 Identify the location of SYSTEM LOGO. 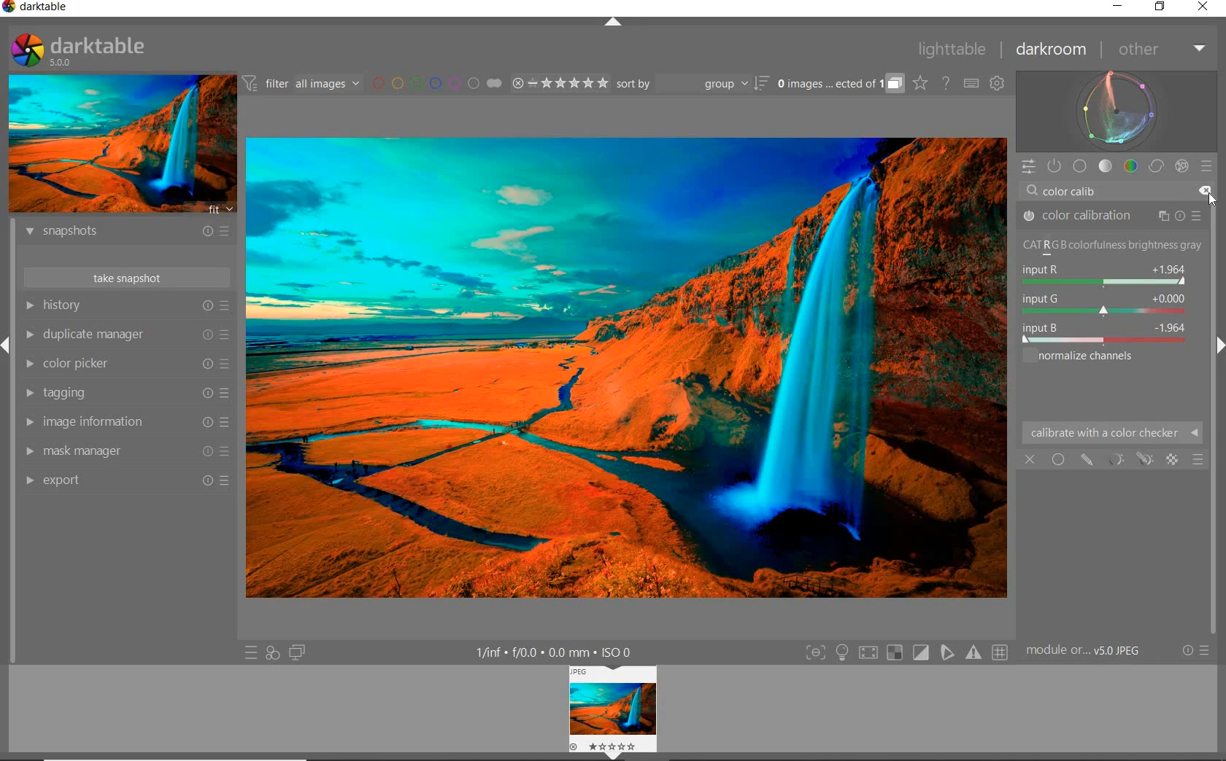
(79, 50).